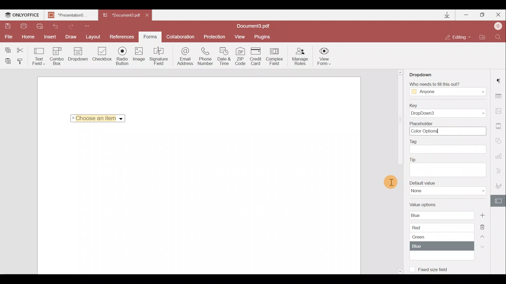 Image resolution: width=506 pixels, height=284 pixels. I want to click on Remove, so click(484, 225).